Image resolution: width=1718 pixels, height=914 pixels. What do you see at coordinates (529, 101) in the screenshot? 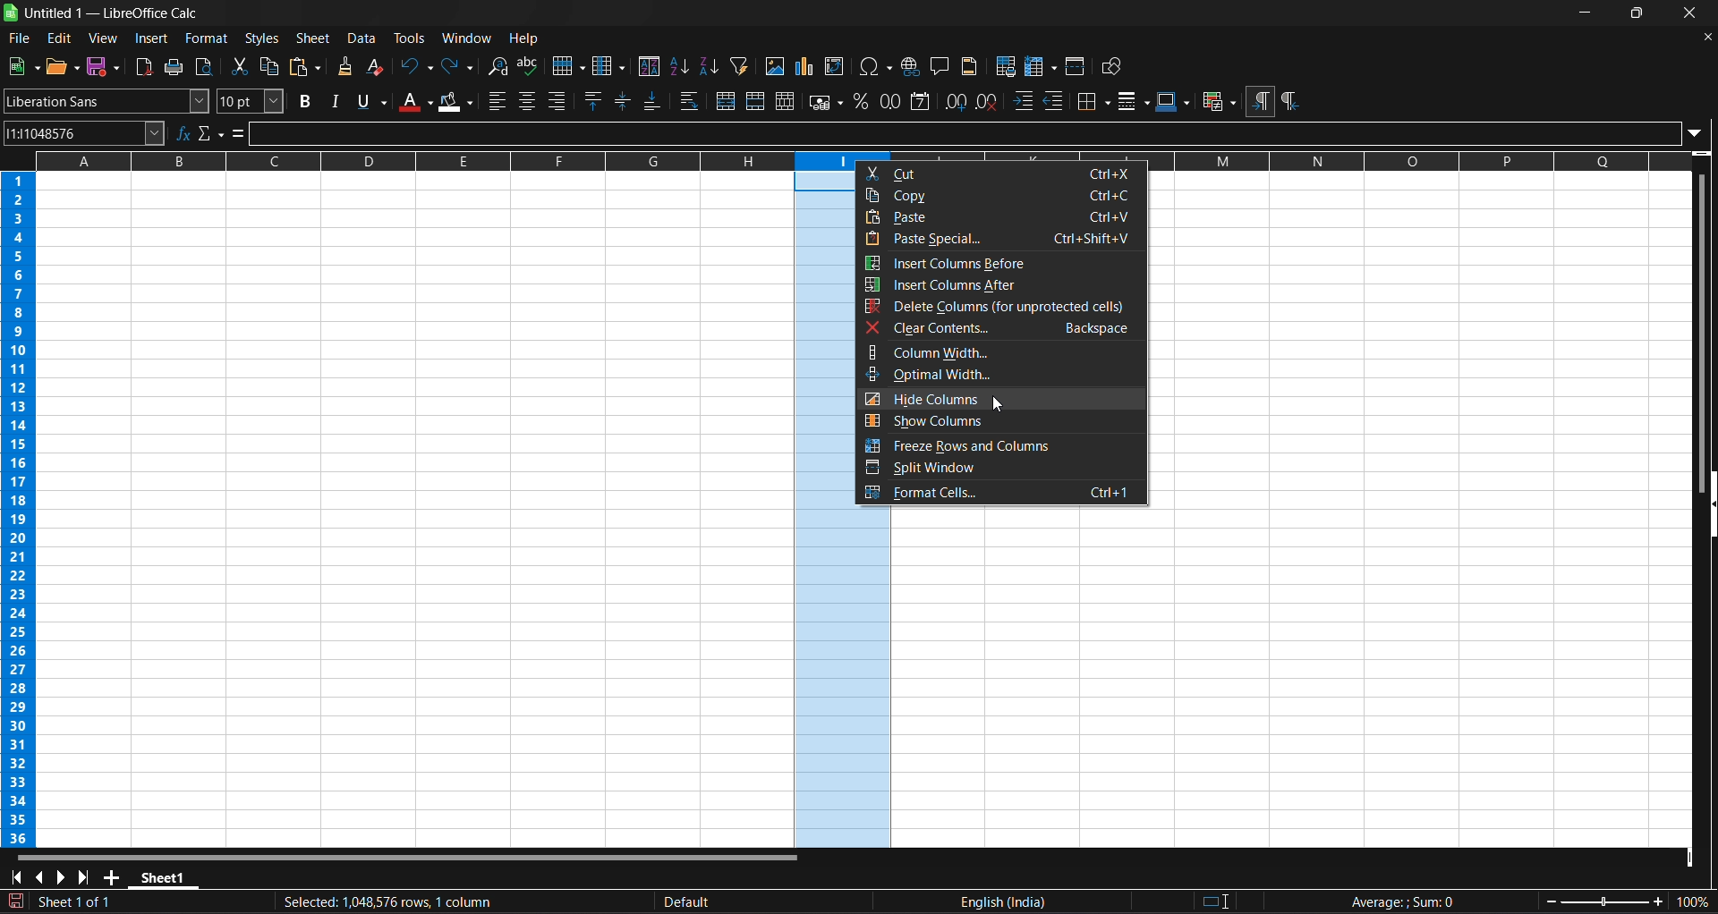
I see `align center` at bounding box center [529, 101].